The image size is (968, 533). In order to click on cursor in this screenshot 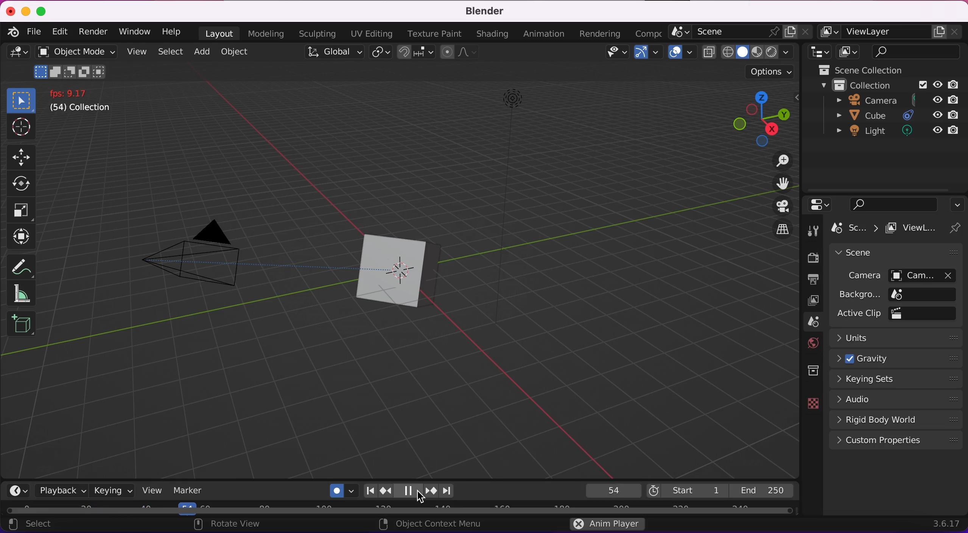, I will do `click(23, 129)`.